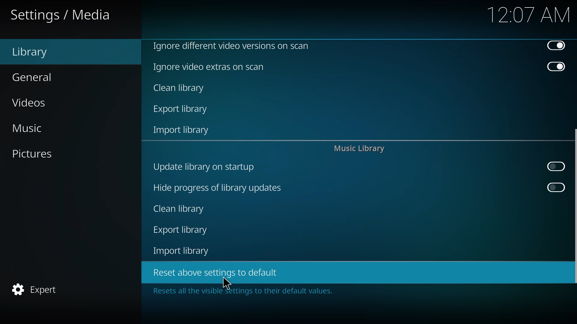  What do you see at coordinates (26, 128) in the screenshot?
I see `music` at bounding box center [26, 128].